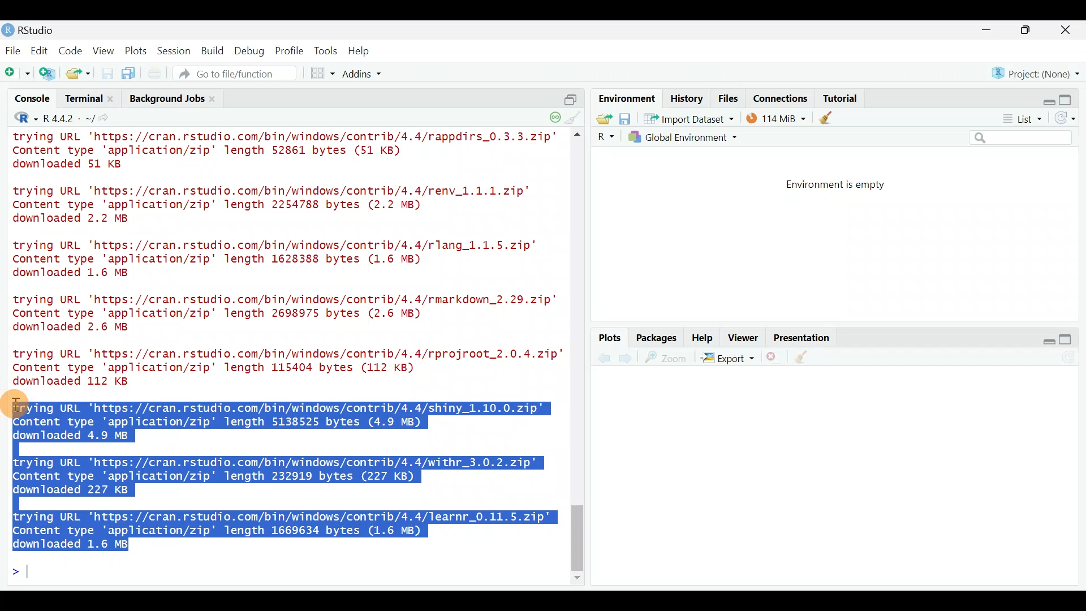  Describe the element at coordinates (20, 574) in the screenshot. I see `Line cursor` at that location.